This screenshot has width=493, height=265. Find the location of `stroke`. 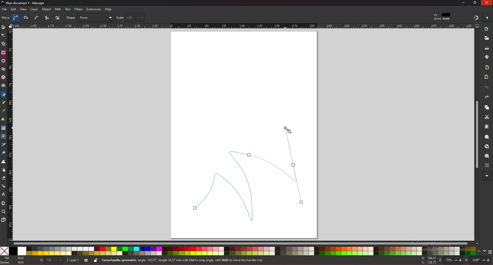

stroke is located at coordinates (14, 262).